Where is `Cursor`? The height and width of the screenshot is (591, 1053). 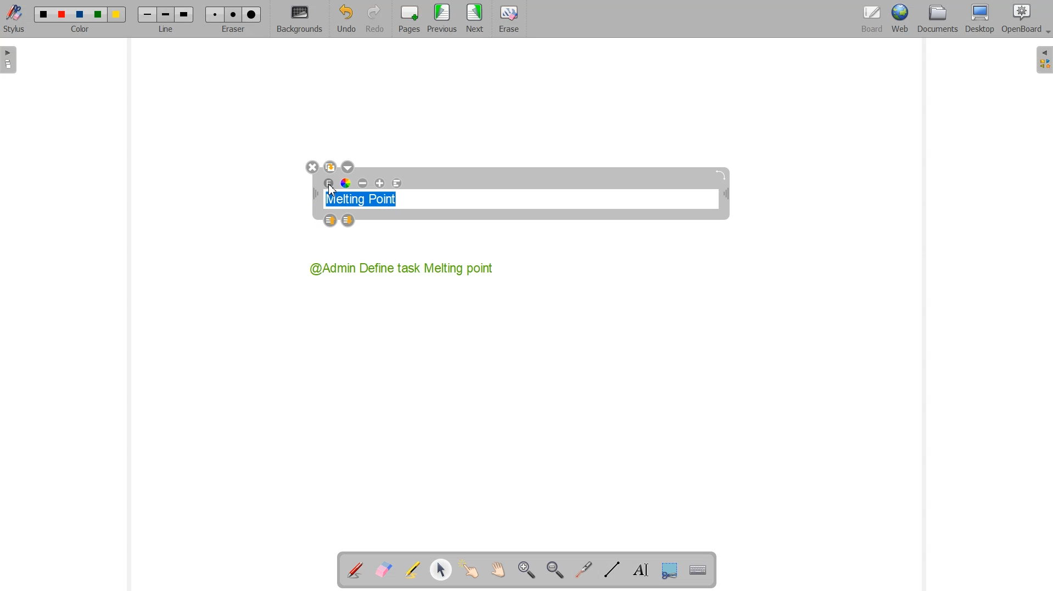 Cursor is located at coordinates (334, 190).